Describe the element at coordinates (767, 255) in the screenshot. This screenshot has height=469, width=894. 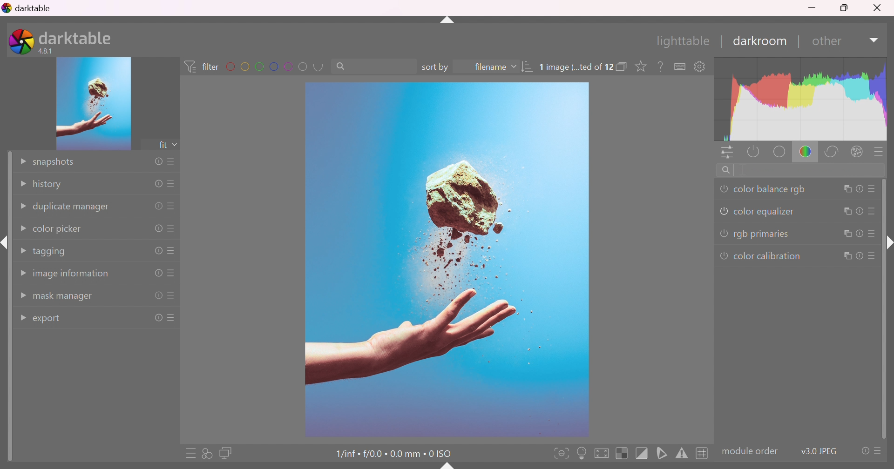
I see `color caliberation` at that location.